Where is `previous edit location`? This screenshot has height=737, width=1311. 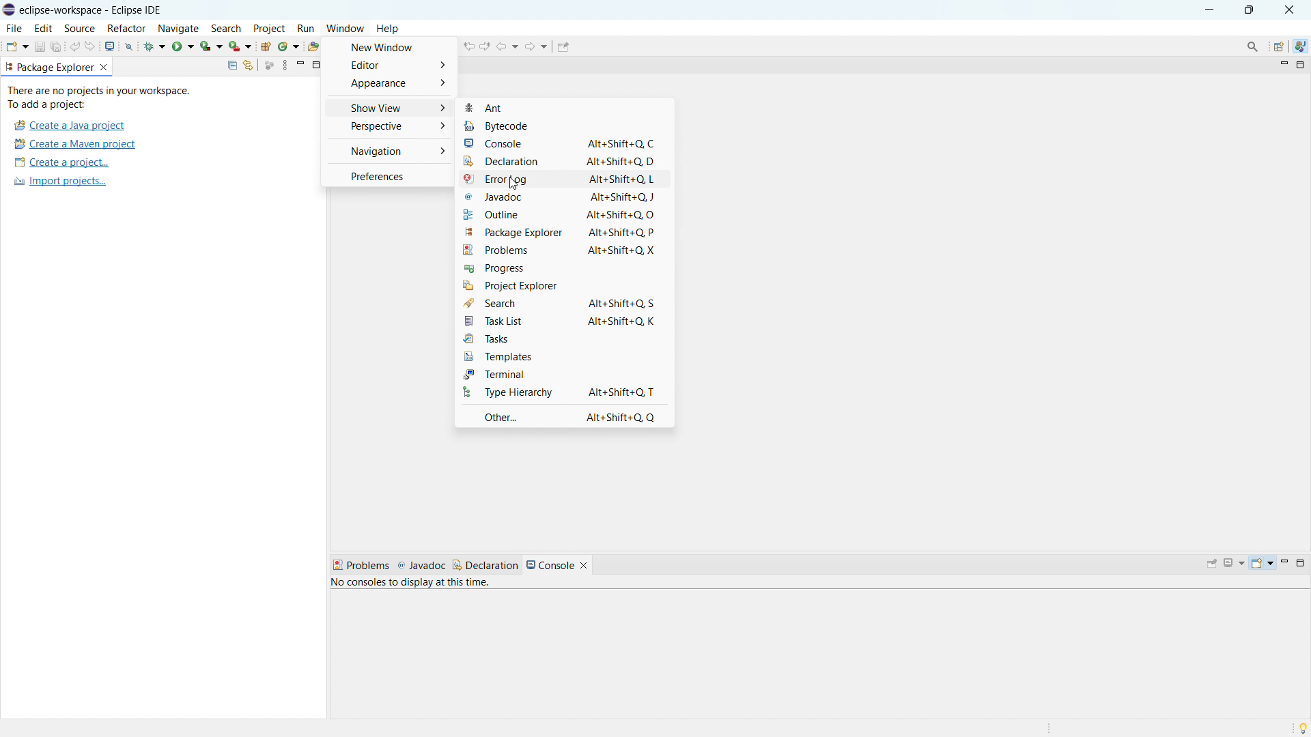
previous edit location is located at coordinates (469, 46).